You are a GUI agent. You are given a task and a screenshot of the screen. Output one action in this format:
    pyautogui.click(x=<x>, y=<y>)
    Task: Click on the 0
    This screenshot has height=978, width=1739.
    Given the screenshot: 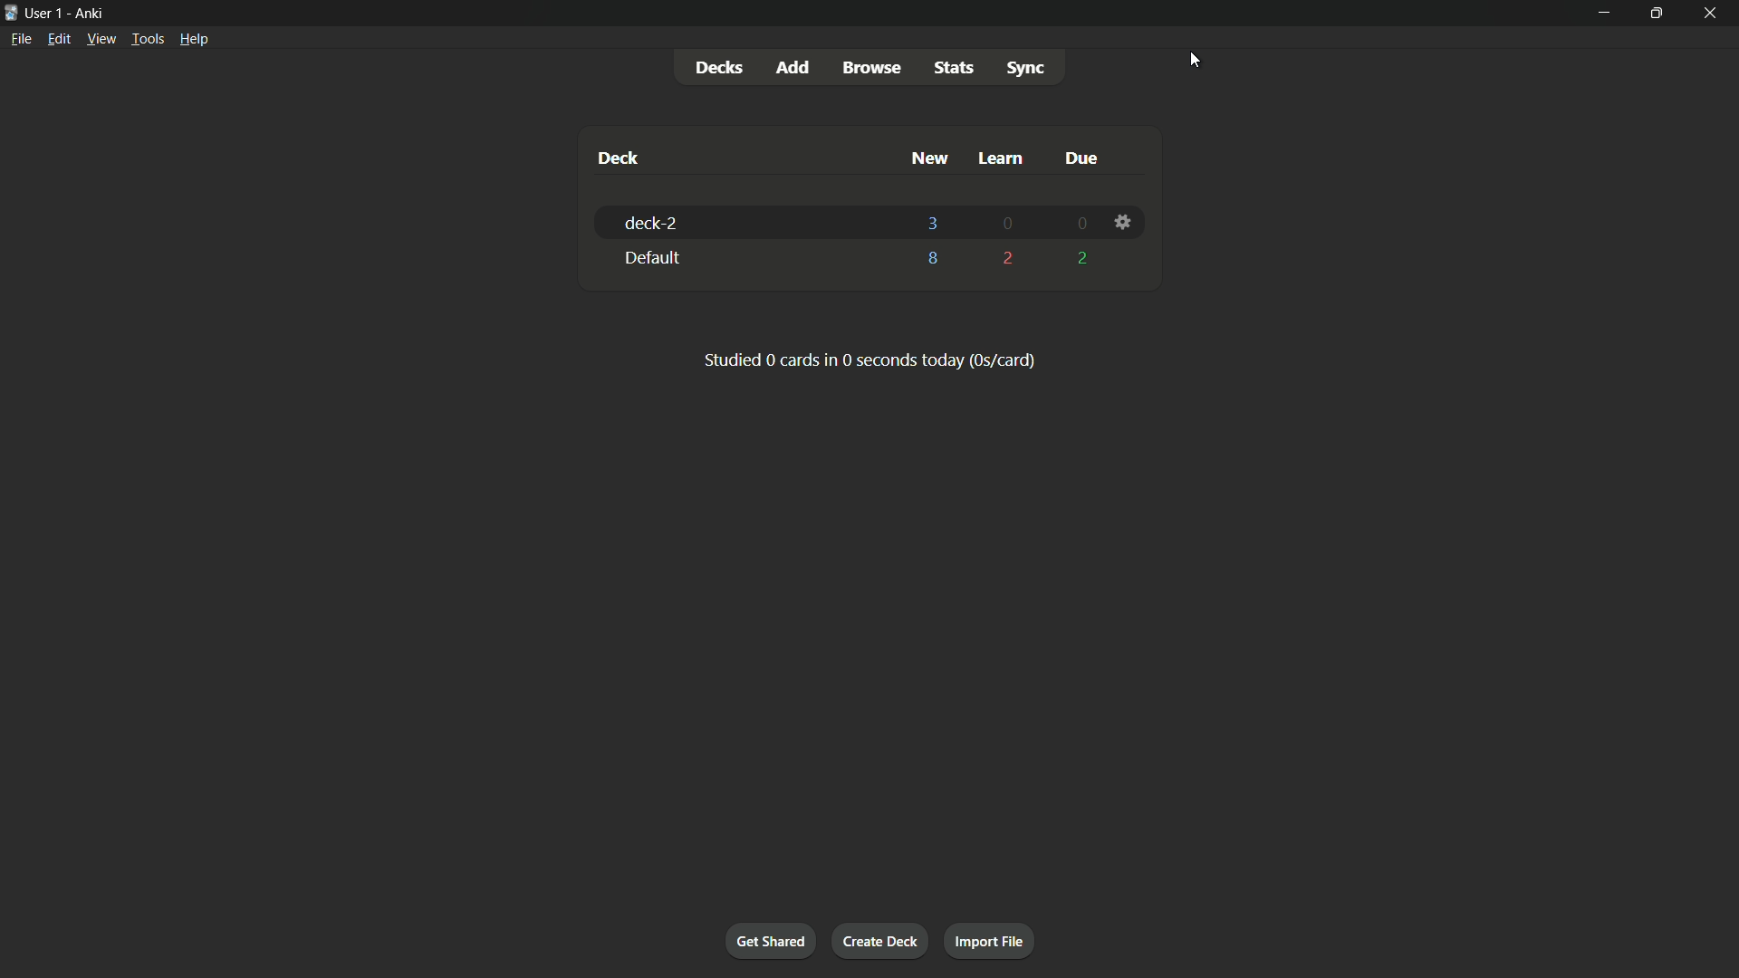 What is the action you would take?
    pyautogui.click(x=1007, y=225)
    